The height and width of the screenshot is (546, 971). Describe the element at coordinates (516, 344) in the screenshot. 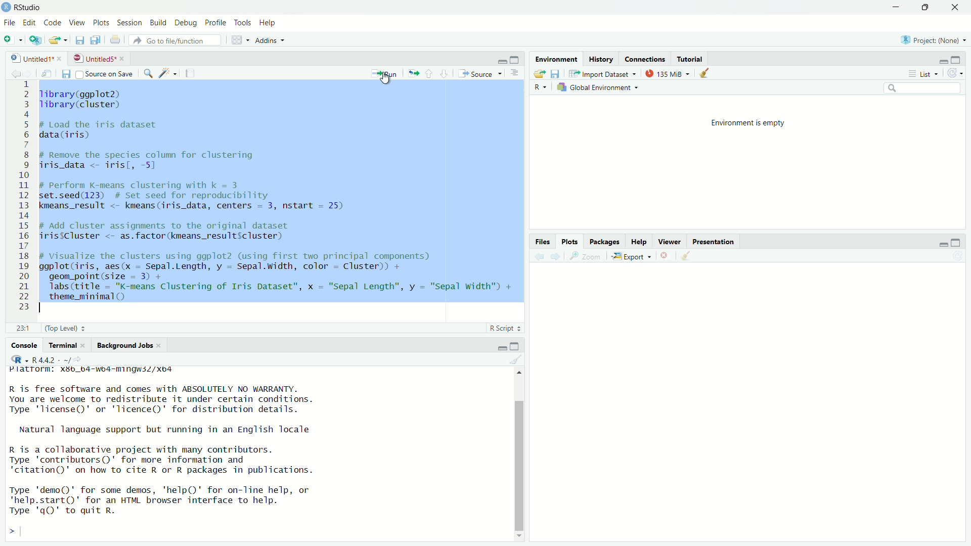

I see `maximize` at that location.